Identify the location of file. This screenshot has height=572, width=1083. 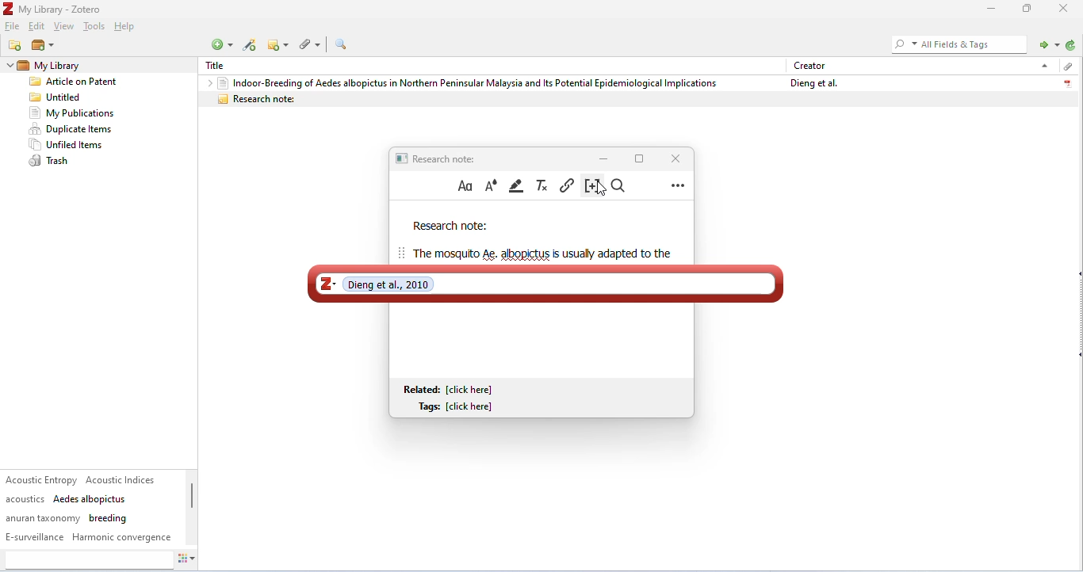
(13, 27).